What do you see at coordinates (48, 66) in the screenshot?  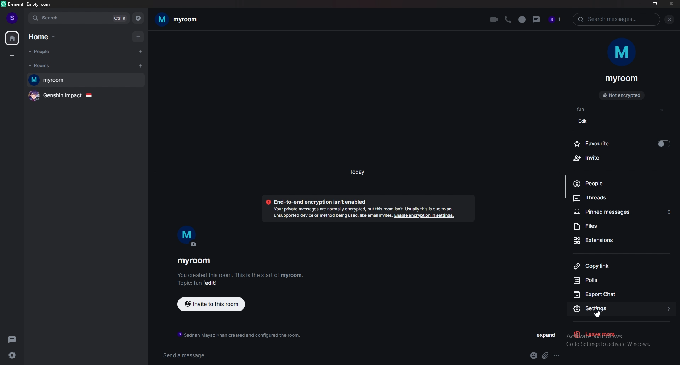 I see `rooms` at bounding box center [48, 66].